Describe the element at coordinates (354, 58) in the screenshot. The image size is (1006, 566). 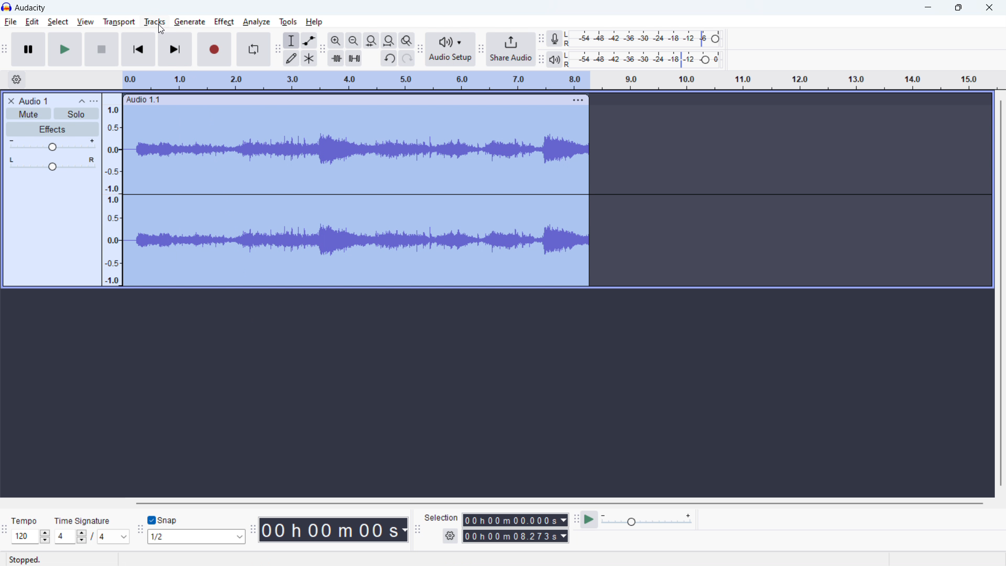
I see `silence audio selection` at that location.